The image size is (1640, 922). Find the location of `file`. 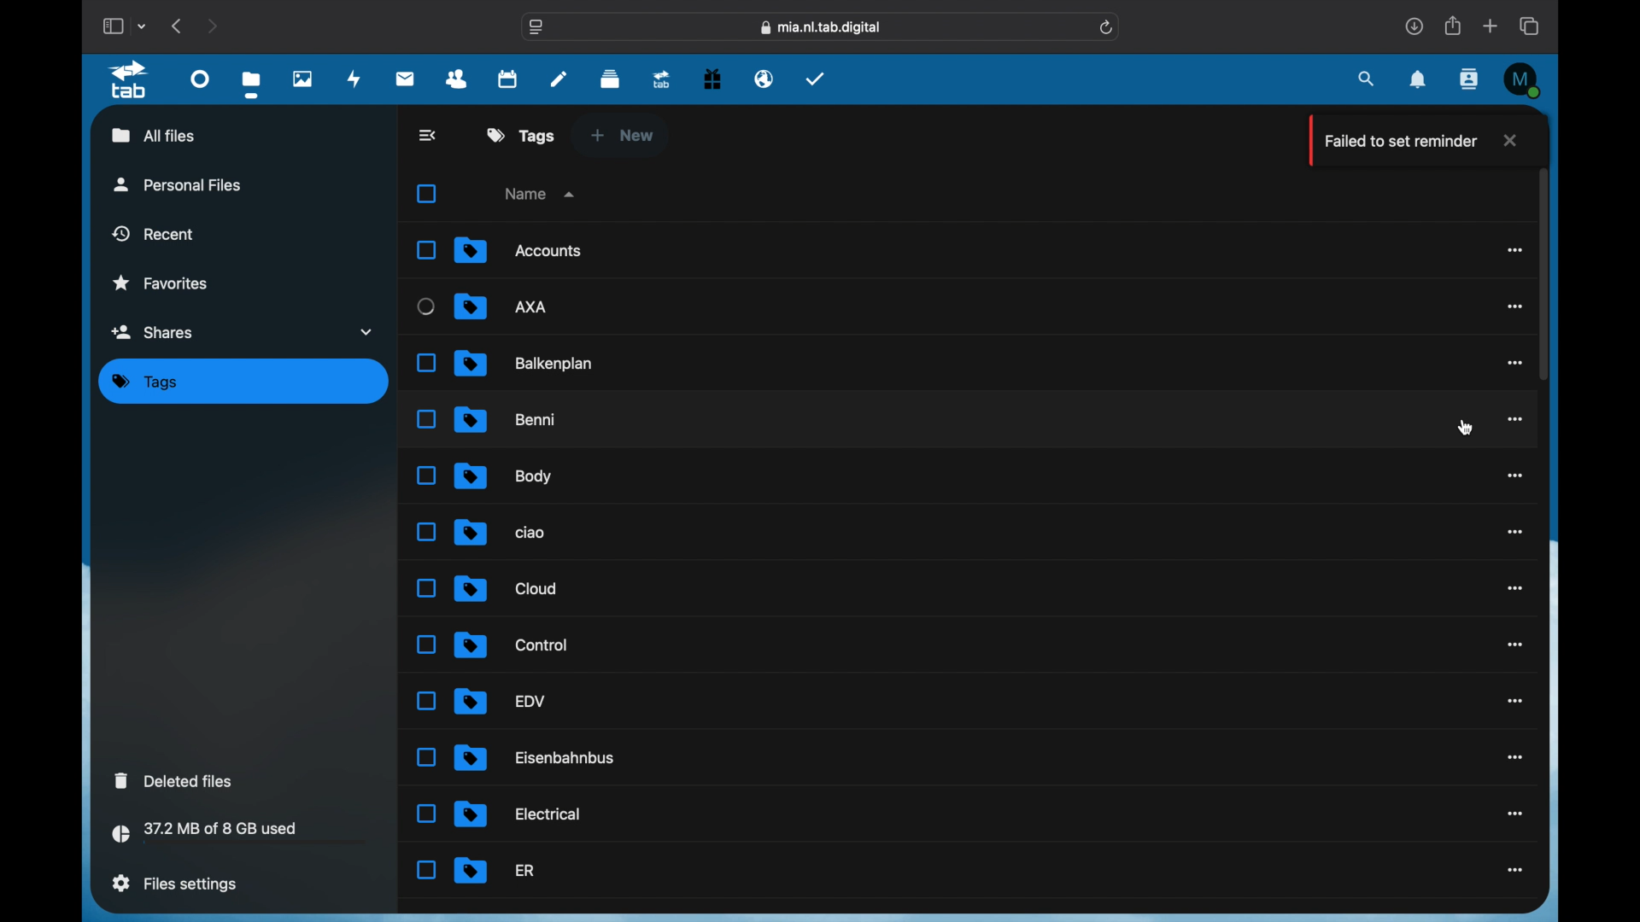

file is located at coordinates (527, 362).